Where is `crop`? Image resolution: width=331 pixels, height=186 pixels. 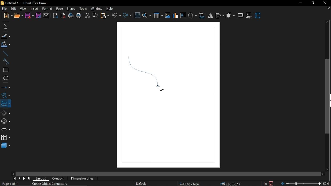 crop is located at coordinates (249, 16).